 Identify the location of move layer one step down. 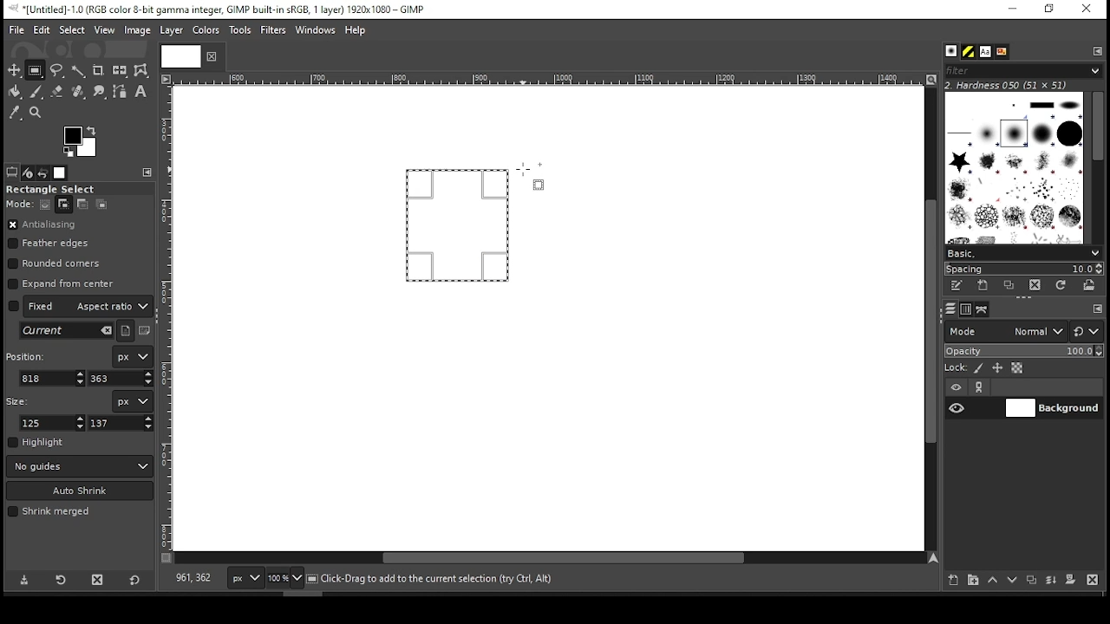
(1013, 582).